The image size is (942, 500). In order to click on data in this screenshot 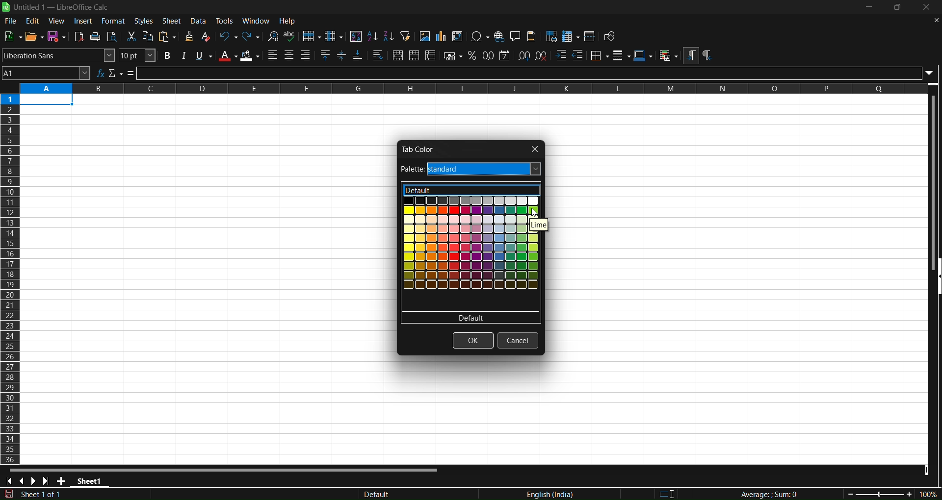, I will do `click(201, 21)`.